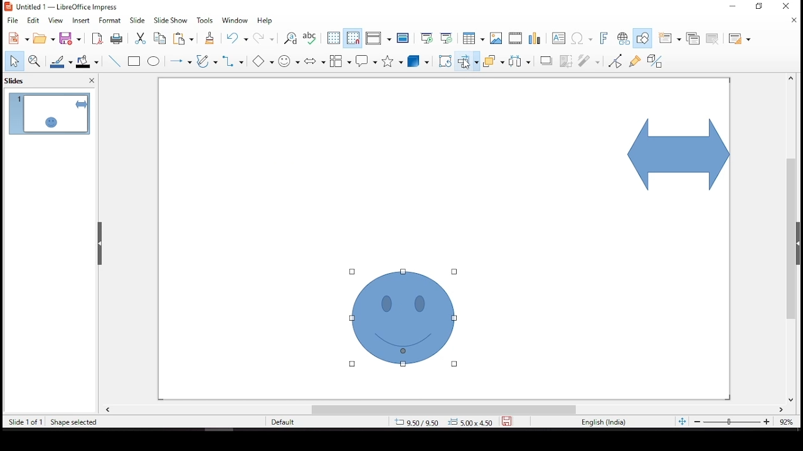 This screenshot has width=803, height=451. Describe the element at coordinates (559, 39) in the screenshot. I see `text box` at that location.